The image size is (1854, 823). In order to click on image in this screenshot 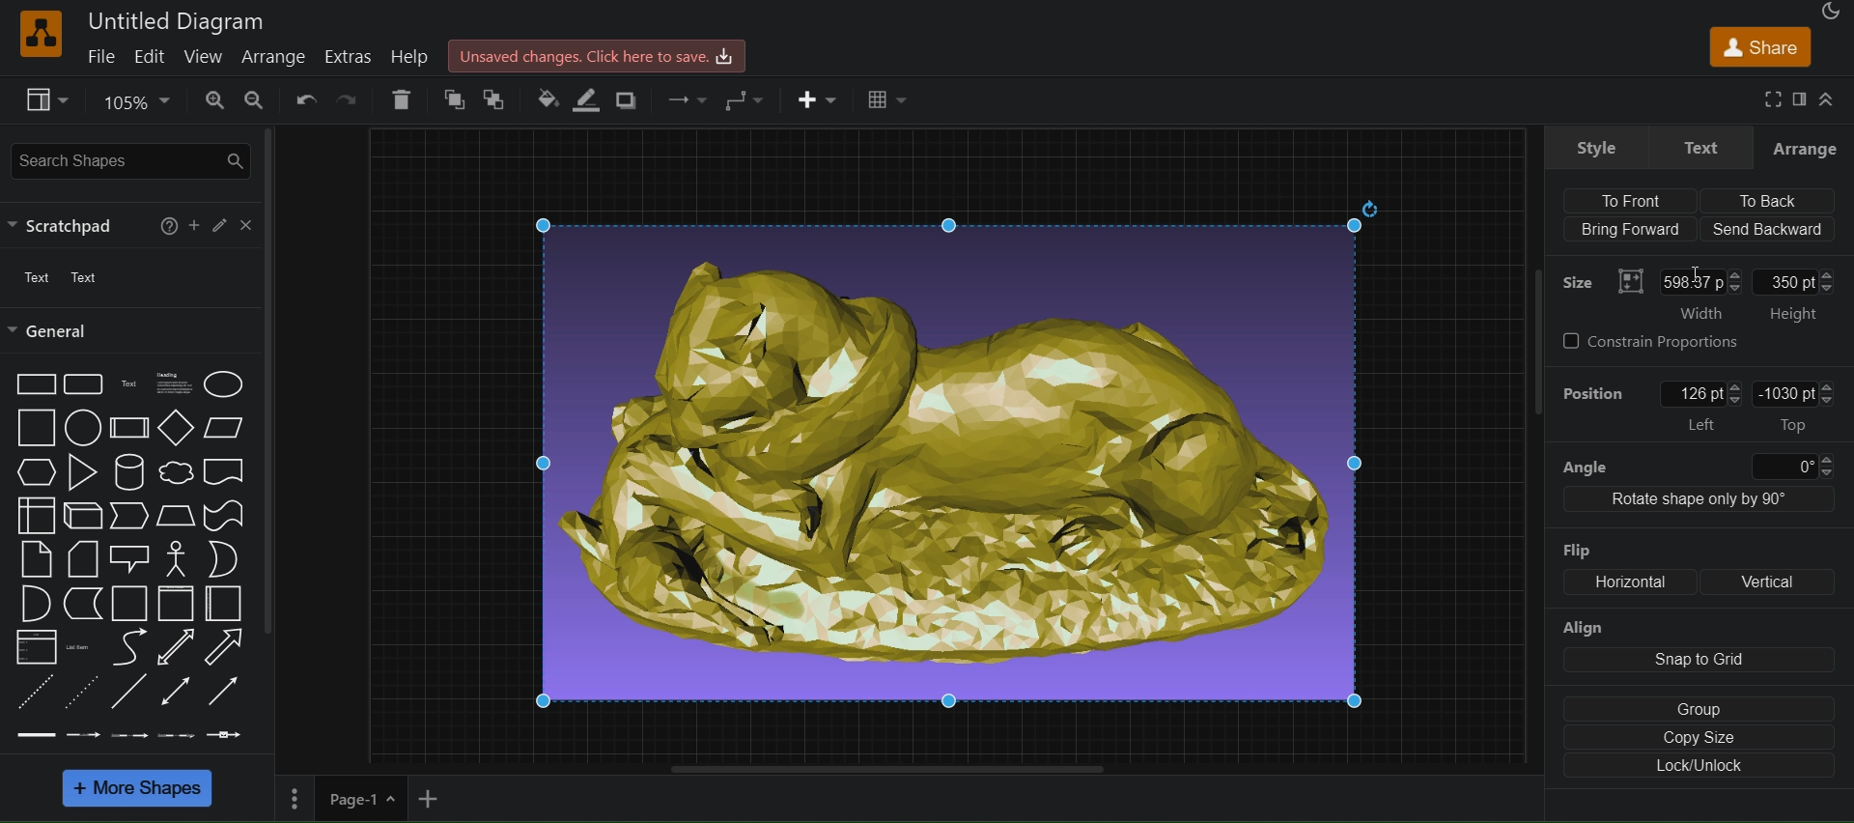, I will do `click(952, 463)`.